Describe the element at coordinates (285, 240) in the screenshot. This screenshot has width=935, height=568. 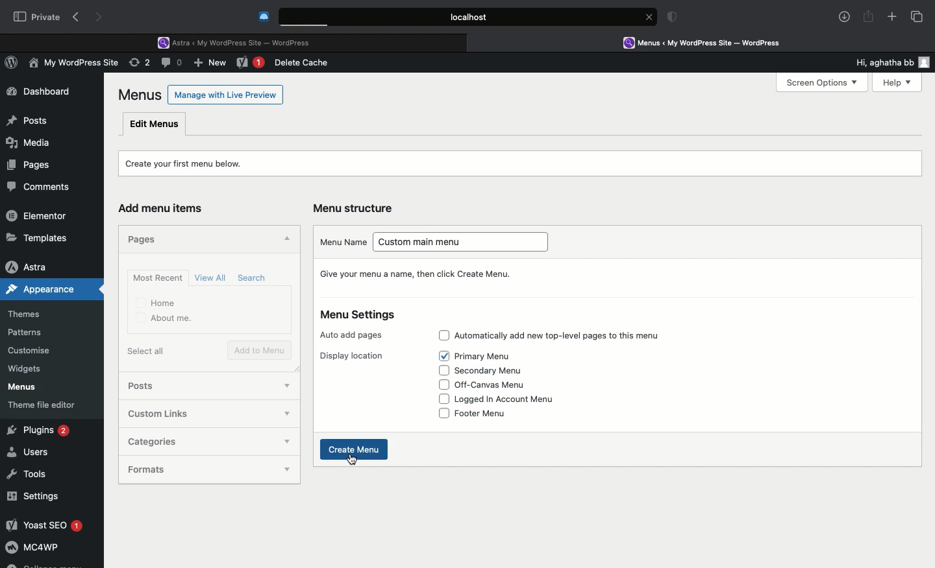
I see `Hide` at that location.